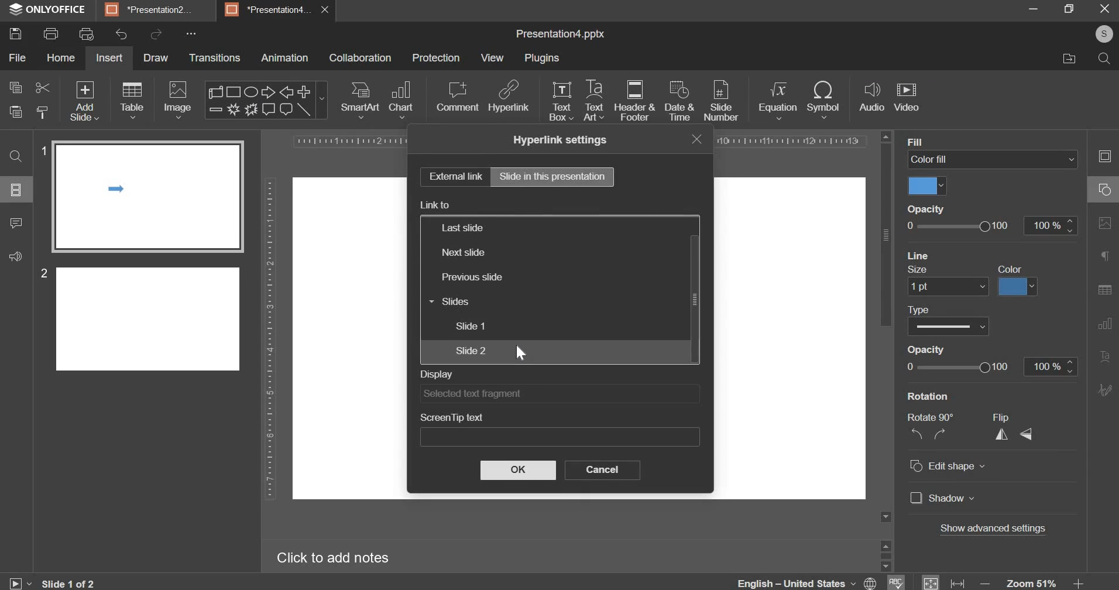 The width and height of the screenshot is (1119, 590). What do you see at coordinates (681, 102) in the screenshot?
I see `date & time` at bounding box center [681, 102].